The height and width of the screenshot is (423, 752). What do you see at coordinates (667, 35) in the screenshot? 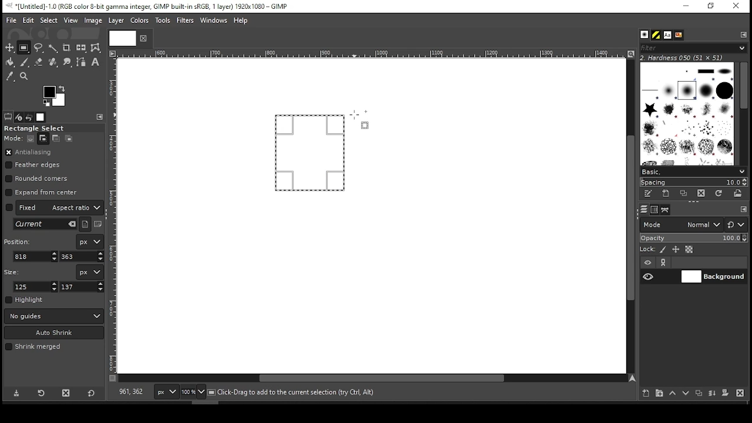
I see `font` at bounding box center [667, 35].